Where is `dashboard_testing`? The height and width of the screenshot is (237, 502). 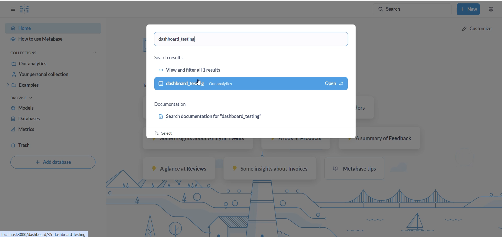 dashboard_testing is located at coordinates (182, 39).